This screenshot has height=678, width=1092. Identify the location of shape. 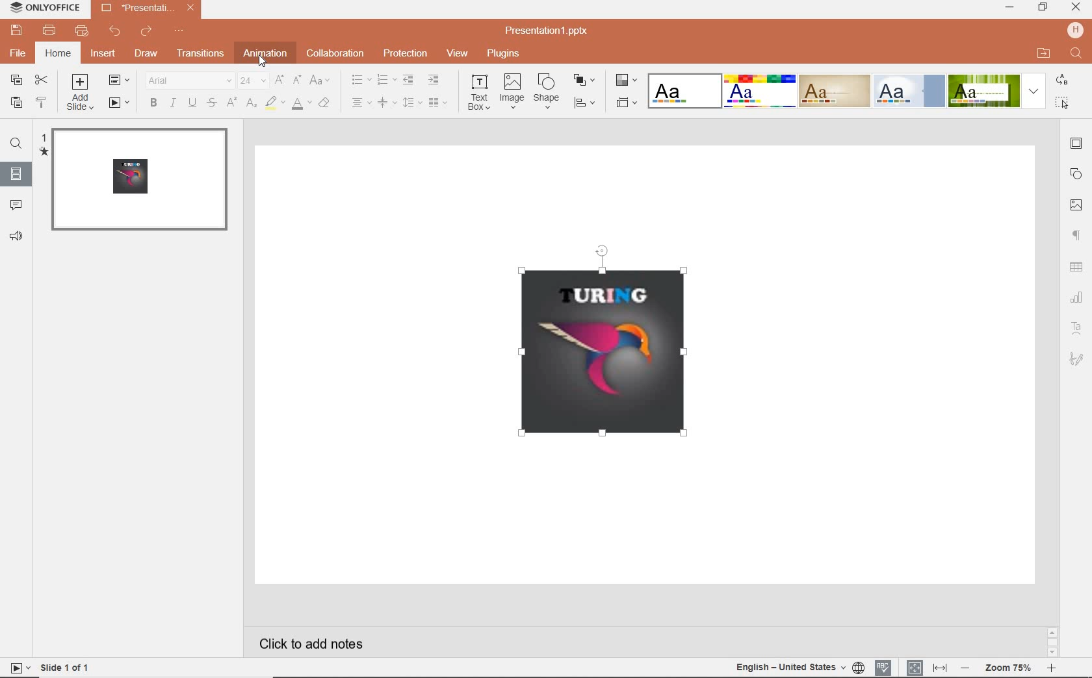
(547, 90).